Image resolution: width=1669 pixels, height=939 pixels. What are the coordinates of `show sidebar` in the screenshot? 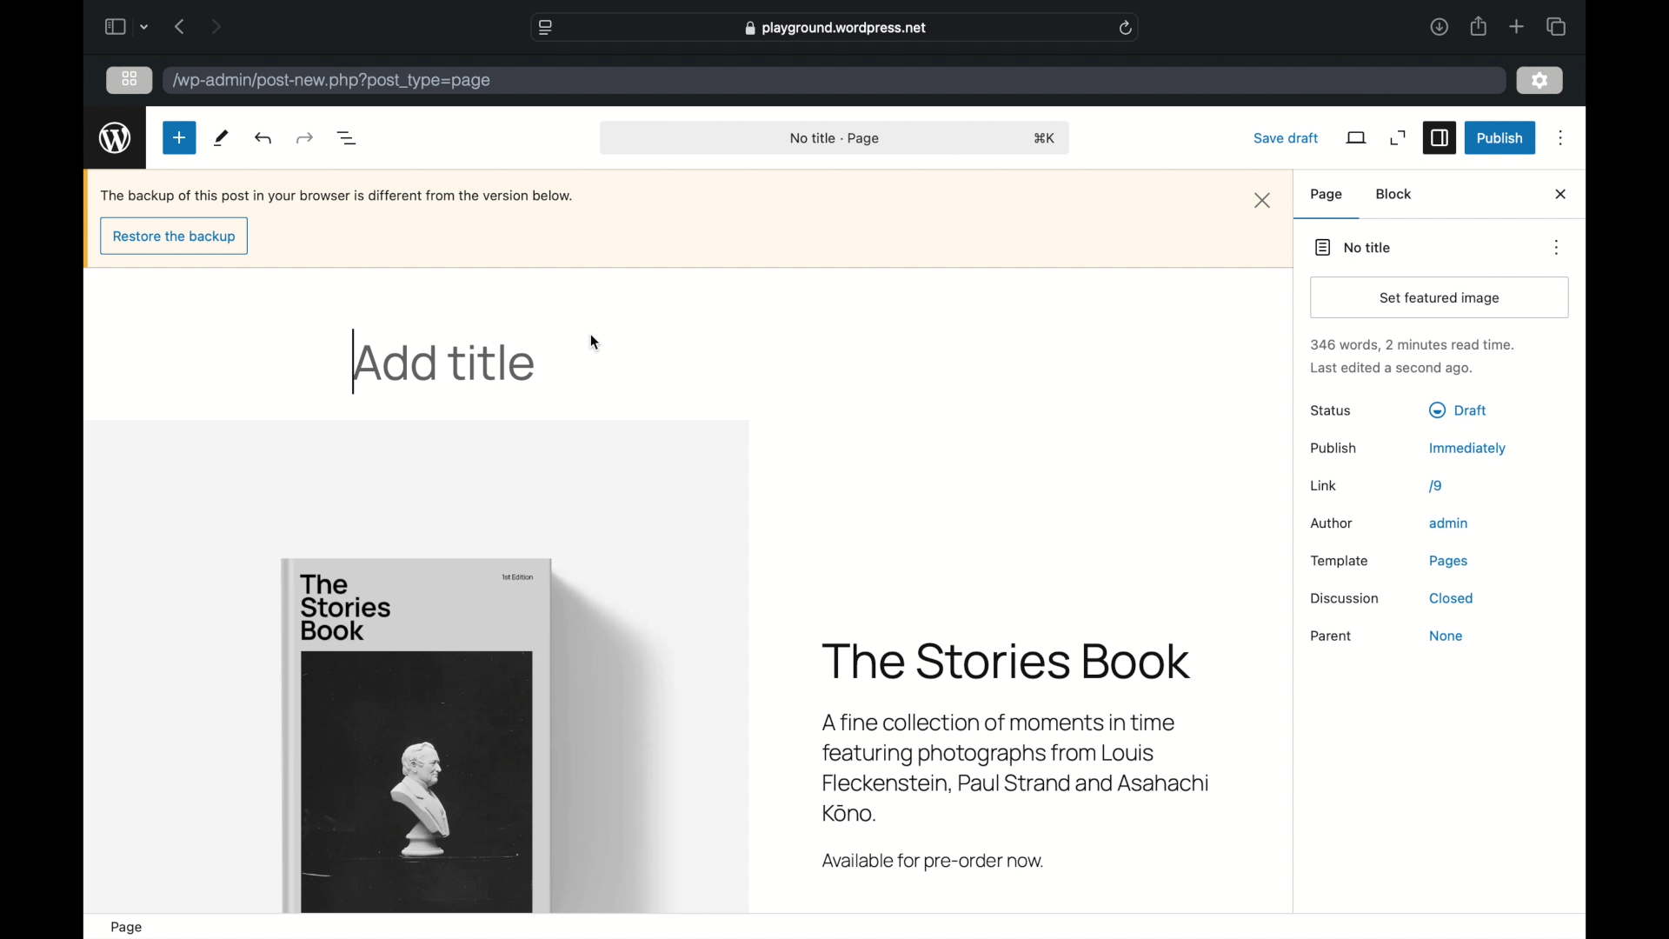 It's located at (115, 26).